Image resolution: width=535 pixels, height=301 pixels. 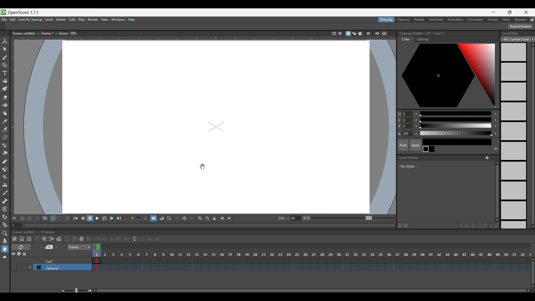 I want to click on Space to list new styles, so click(x=409, y=183).